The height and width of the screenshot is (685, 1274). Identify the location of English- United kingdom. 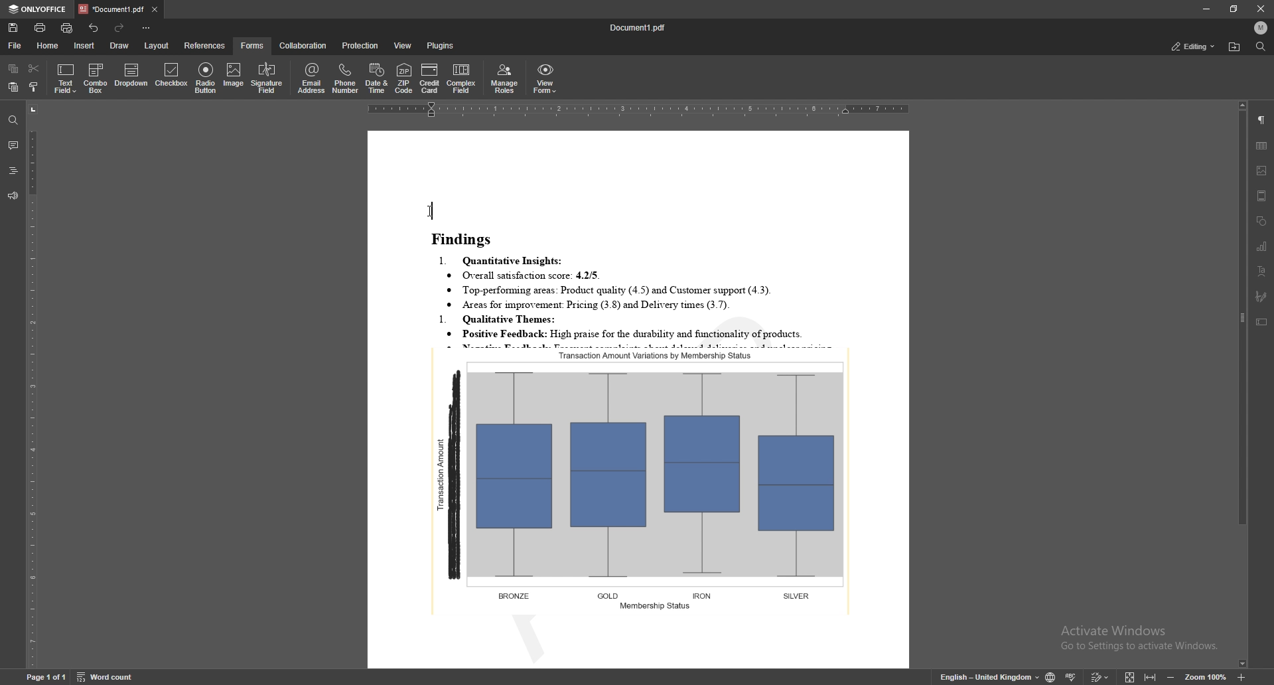
(987, 677).